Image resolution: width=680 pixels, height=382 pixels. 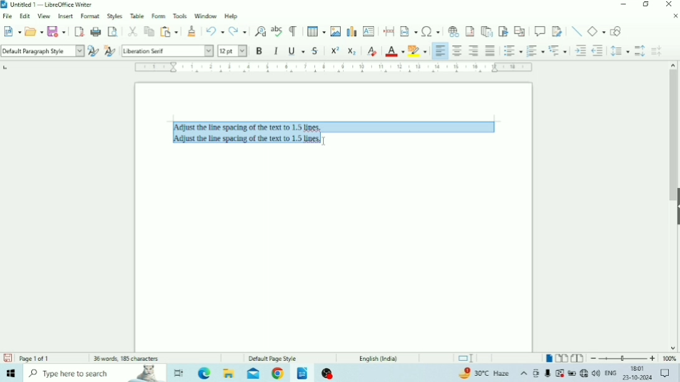 I want to click on Bold, so click(x=260, y=51).